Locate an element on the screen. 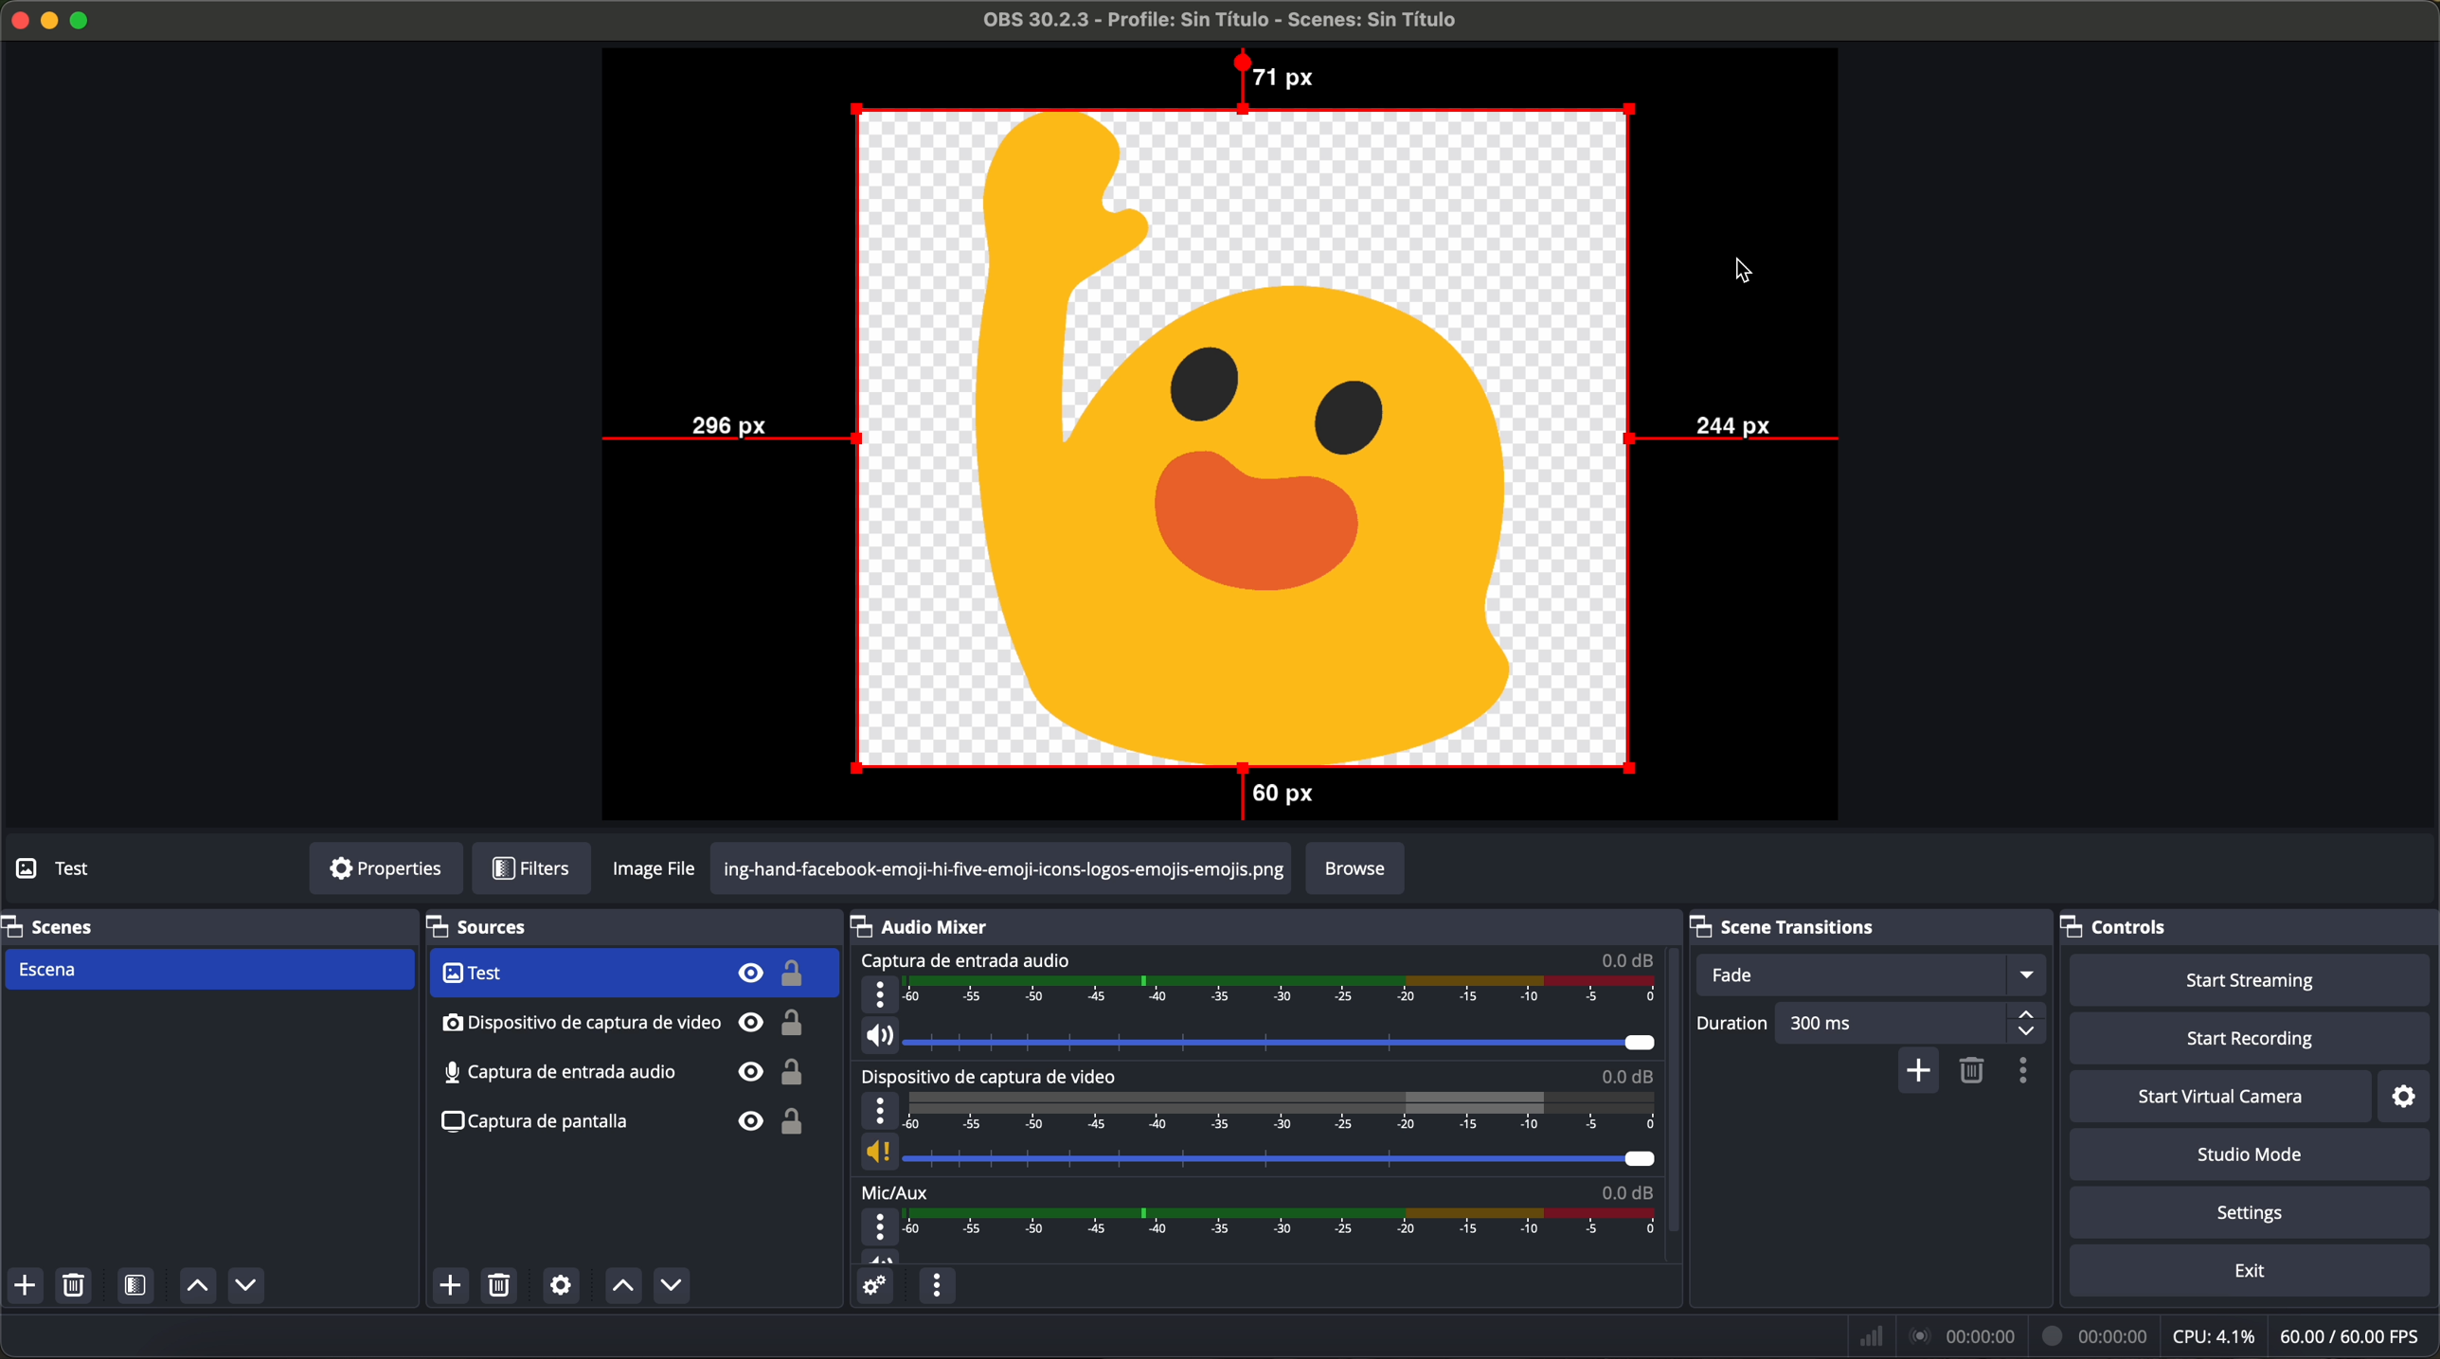  0.0 dB is located at coordinates (1629, 958).